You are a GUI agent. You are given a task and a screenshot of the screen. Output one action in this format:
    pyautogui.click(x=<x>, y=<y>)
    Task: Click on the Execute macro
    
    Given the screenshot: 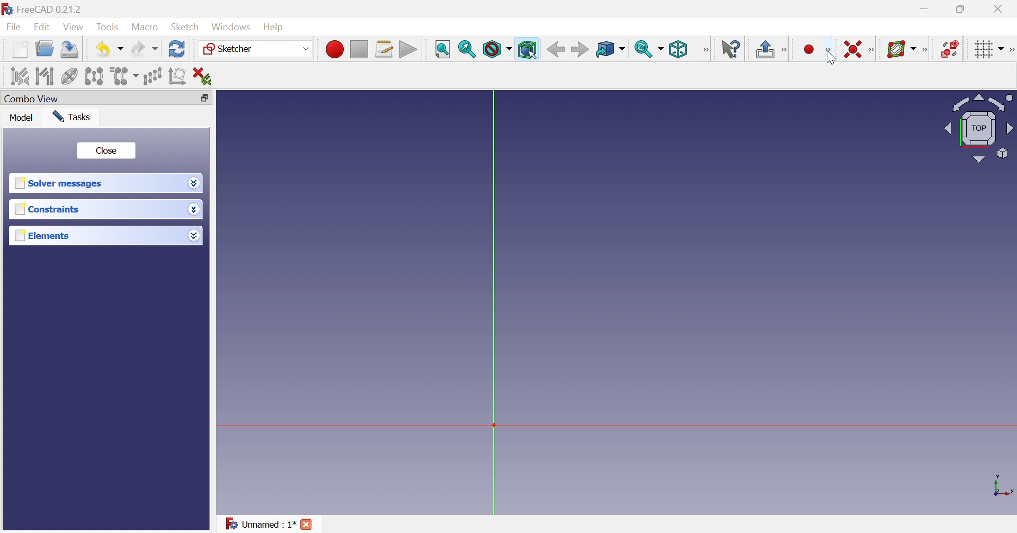 What is the action you would take?
    pyautogui.click(x=408, y=50)
    